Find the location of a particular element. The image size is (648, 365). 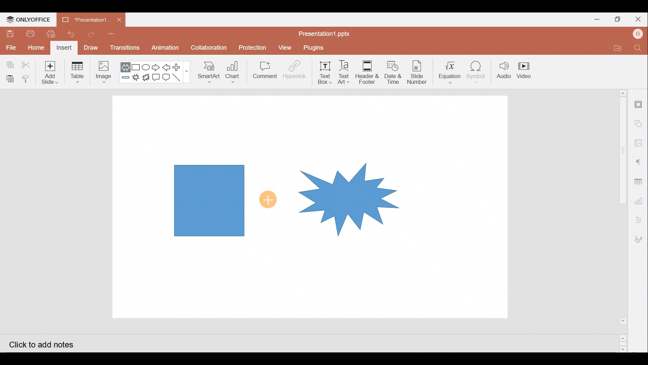

Explosion 1 is located at coordinates (136, 77).